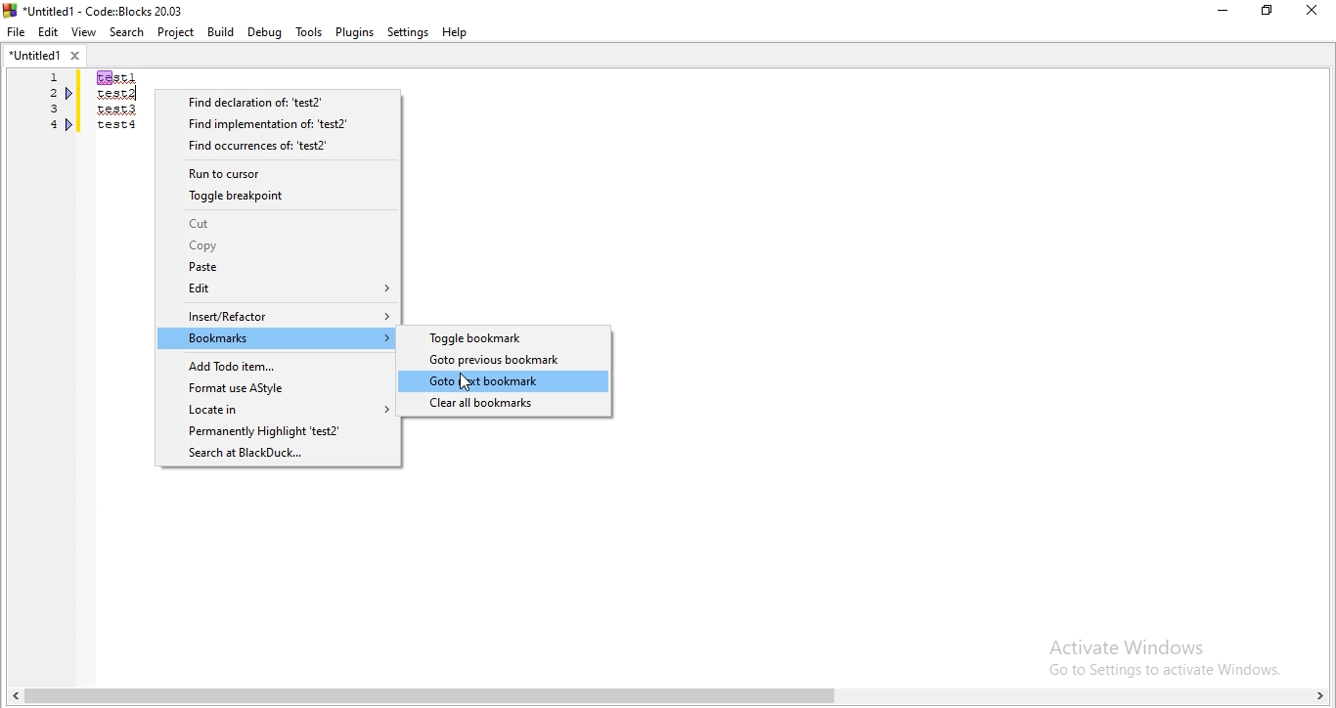 Image resolution: width=1336 pixels, height=708 pixels. I want to click on Cursor, so click(462, 382).